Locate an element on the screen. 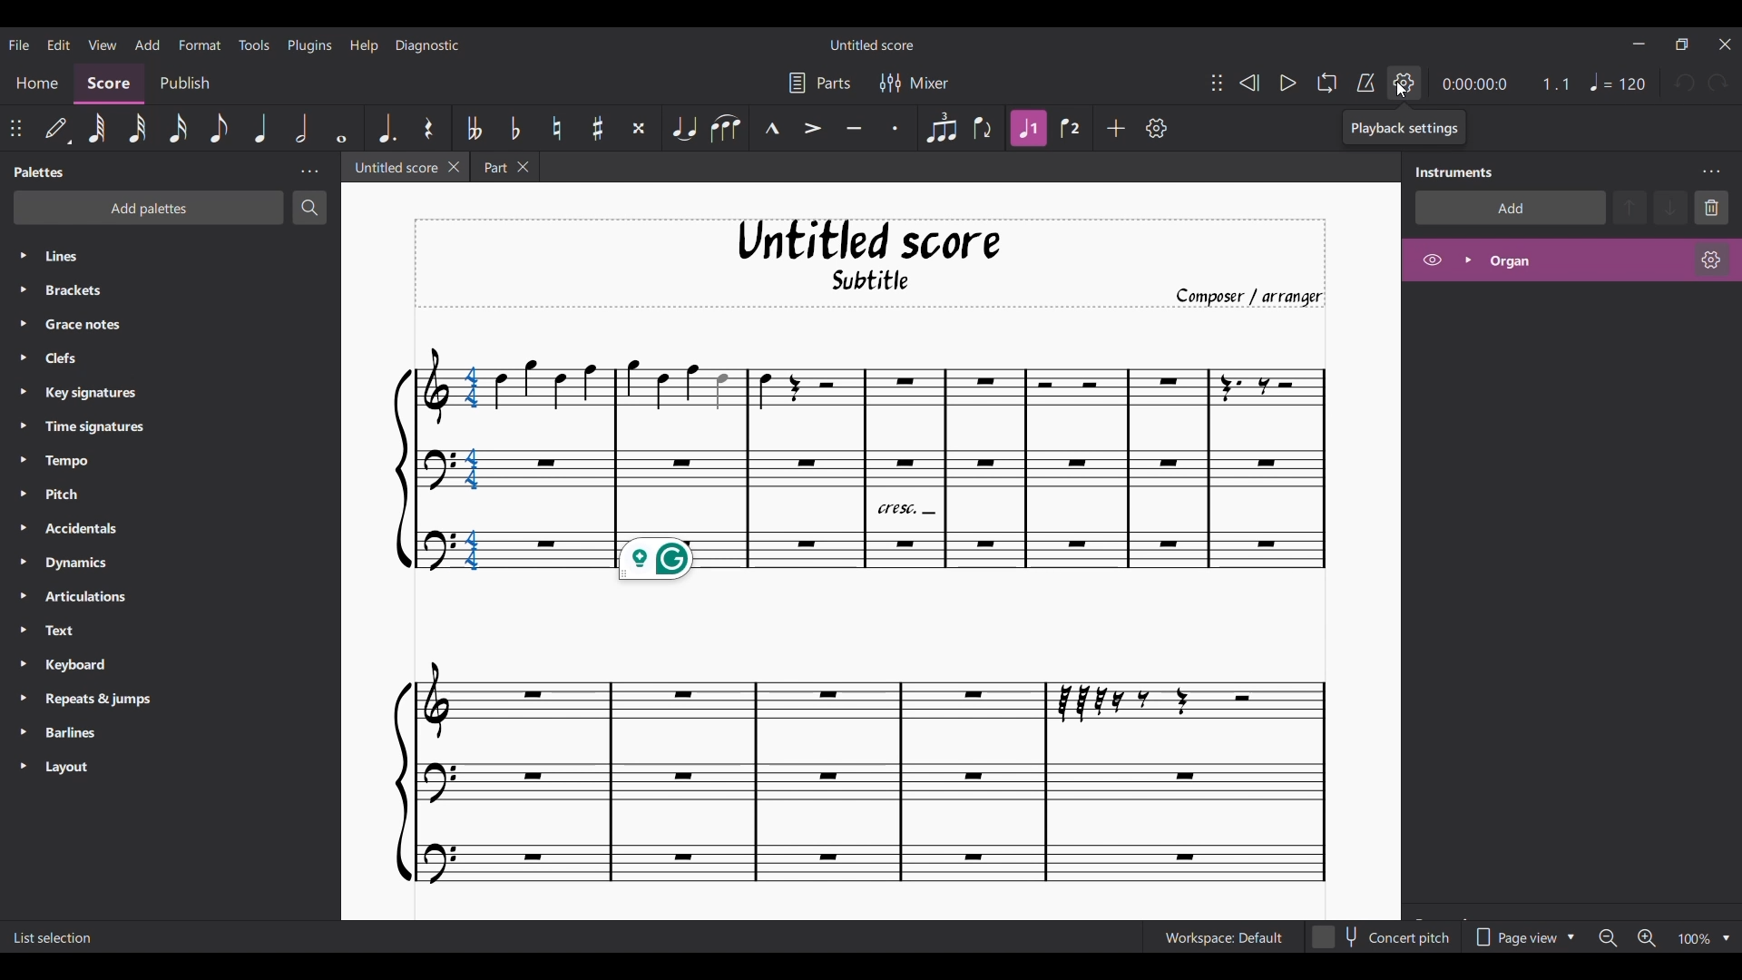  Highlighted after current selection is located at coordinates (1532, 260).